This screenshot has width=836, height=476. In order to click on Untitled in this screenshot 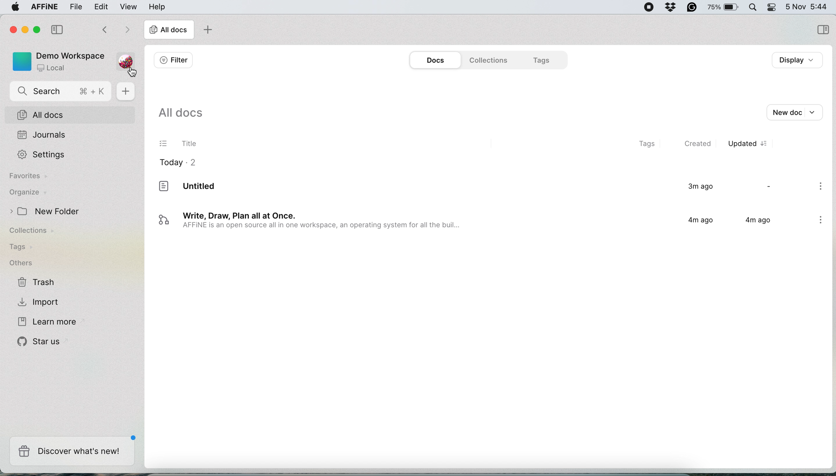, I will do `click(213, 188)`.